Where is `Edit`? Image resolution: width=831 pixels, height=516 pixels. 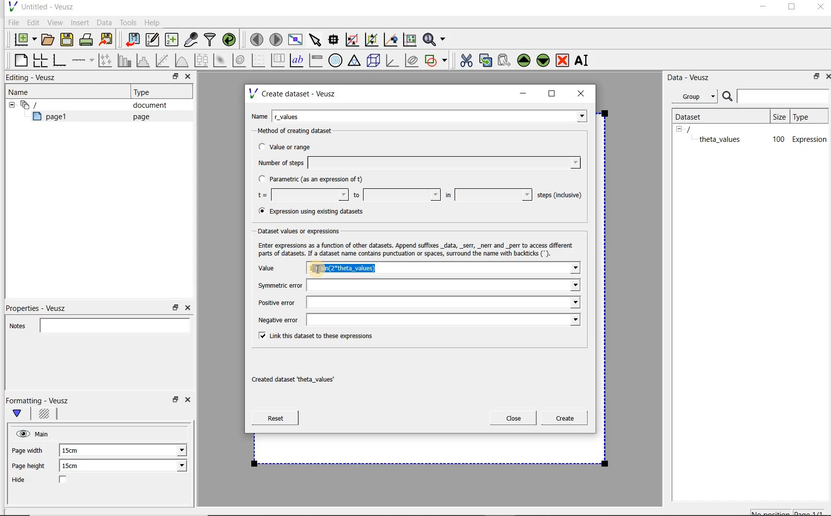 Edit is located at coordinates (33, 22).